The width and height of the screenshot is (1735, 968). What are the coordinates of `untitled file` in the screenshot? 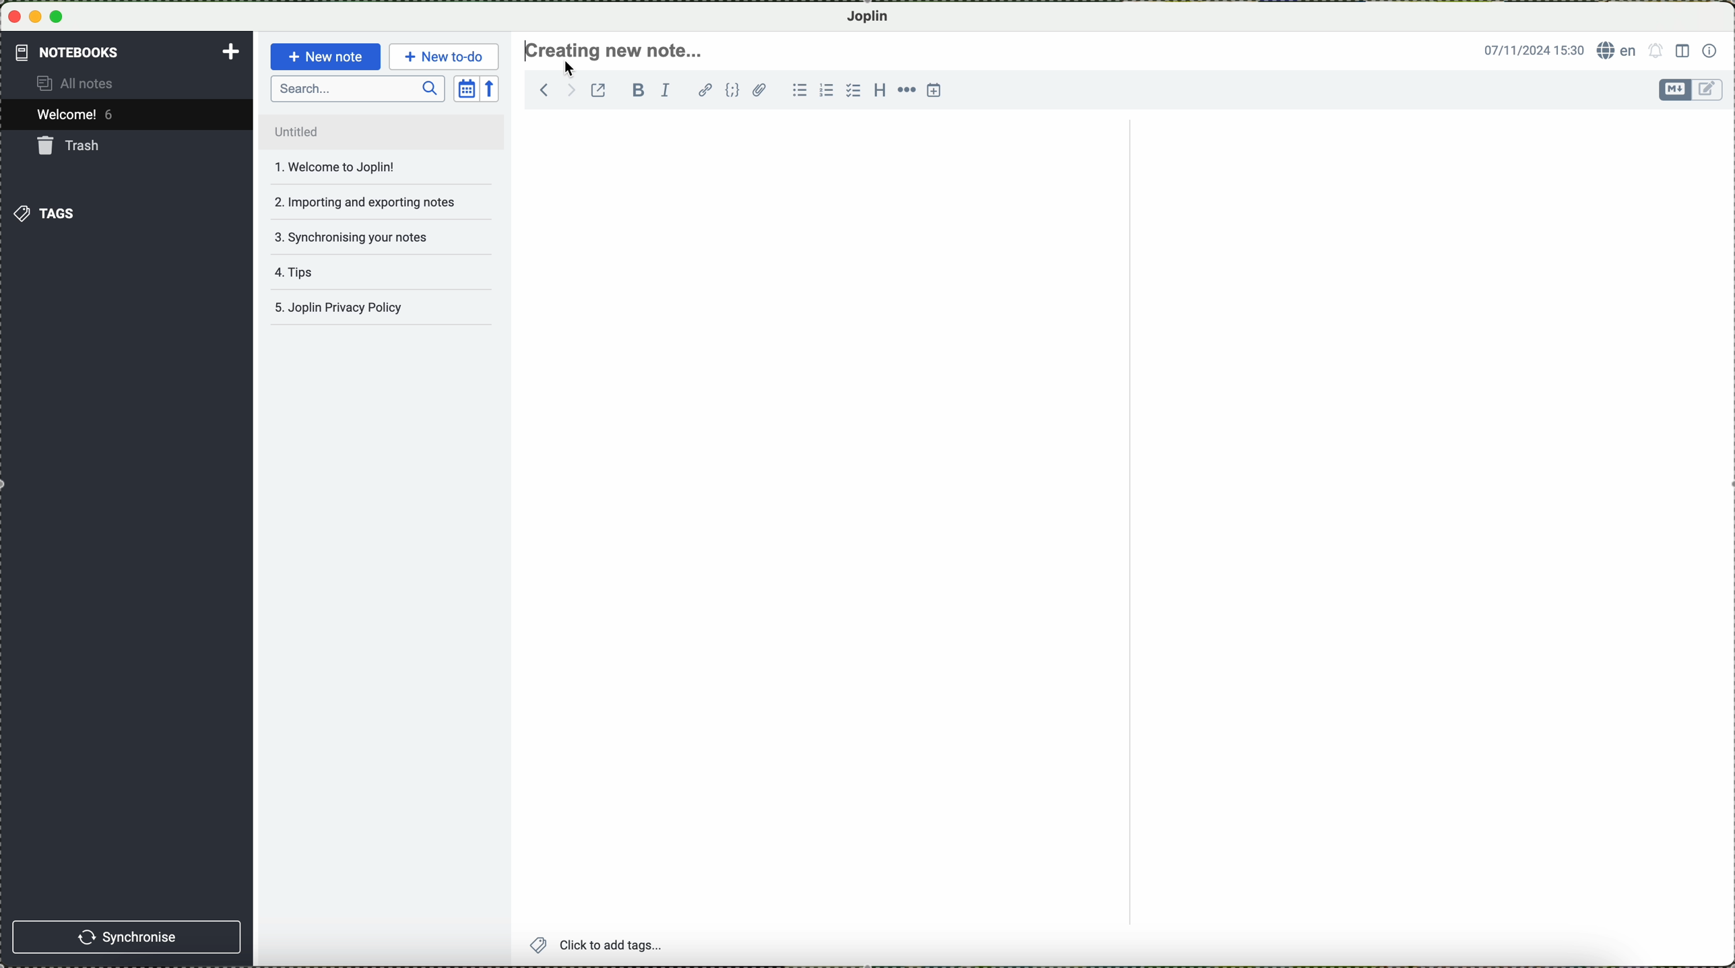 It's located at (379, 132).